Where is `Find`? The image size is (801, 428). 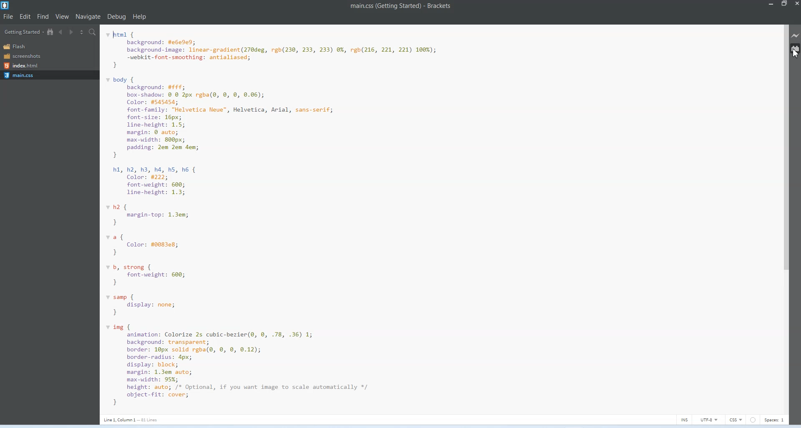 Find is located at coordinates (44, 16).